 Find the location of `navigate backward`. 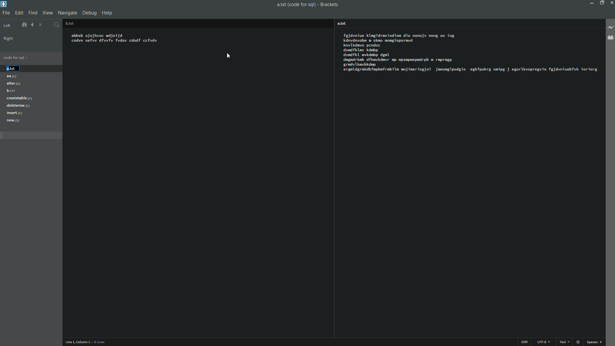

navigate backward is located at coordinates (42, 24).